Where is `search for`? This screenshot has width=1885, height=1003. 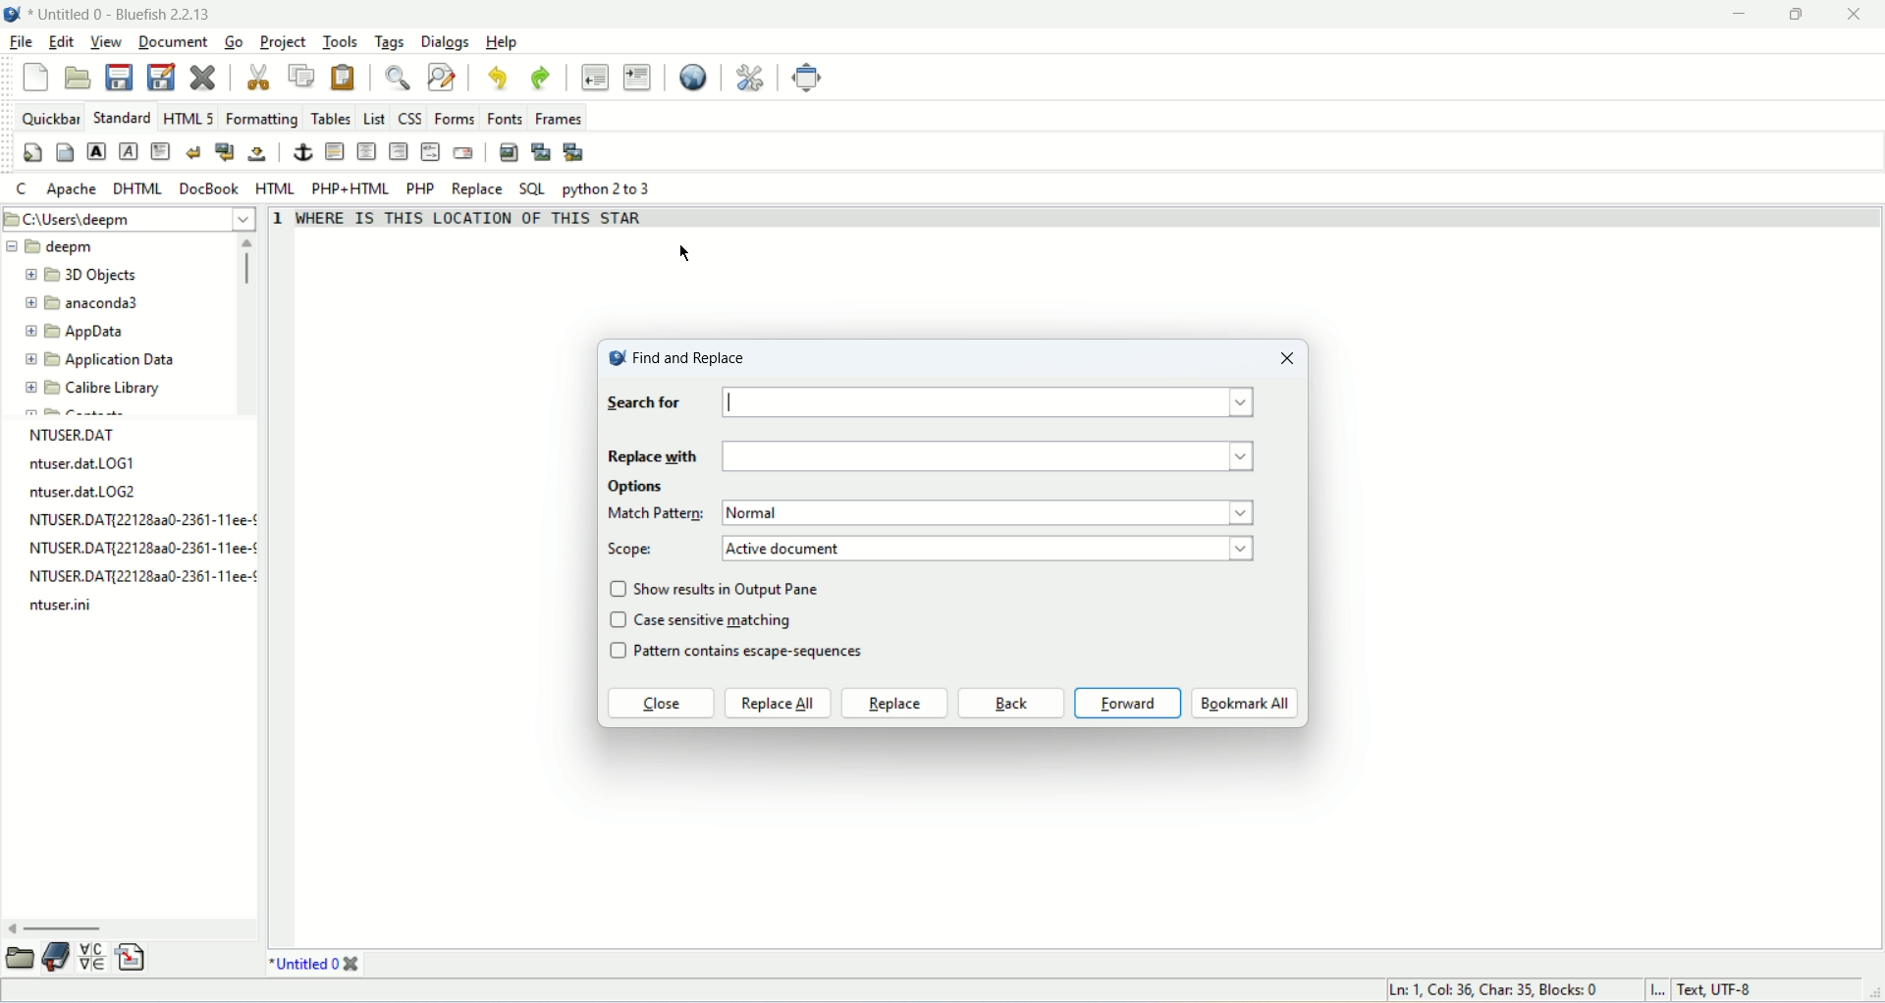 search for is located at coordinates (993, 403).